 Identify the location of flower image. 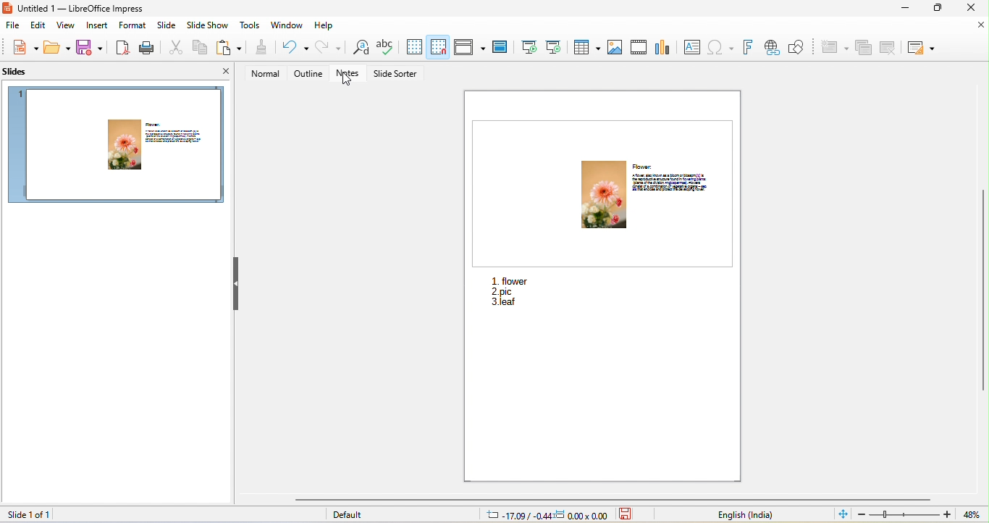
(602, 194).